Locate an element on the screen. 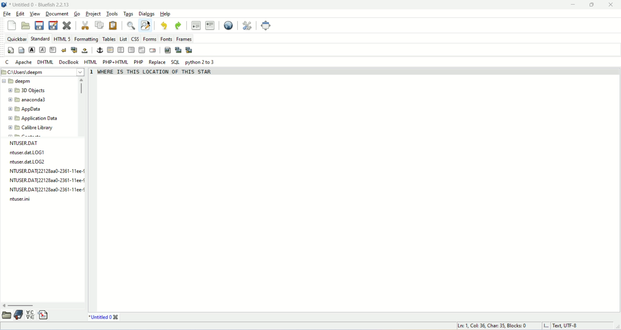  PHP is located at coordinates (138, 62).